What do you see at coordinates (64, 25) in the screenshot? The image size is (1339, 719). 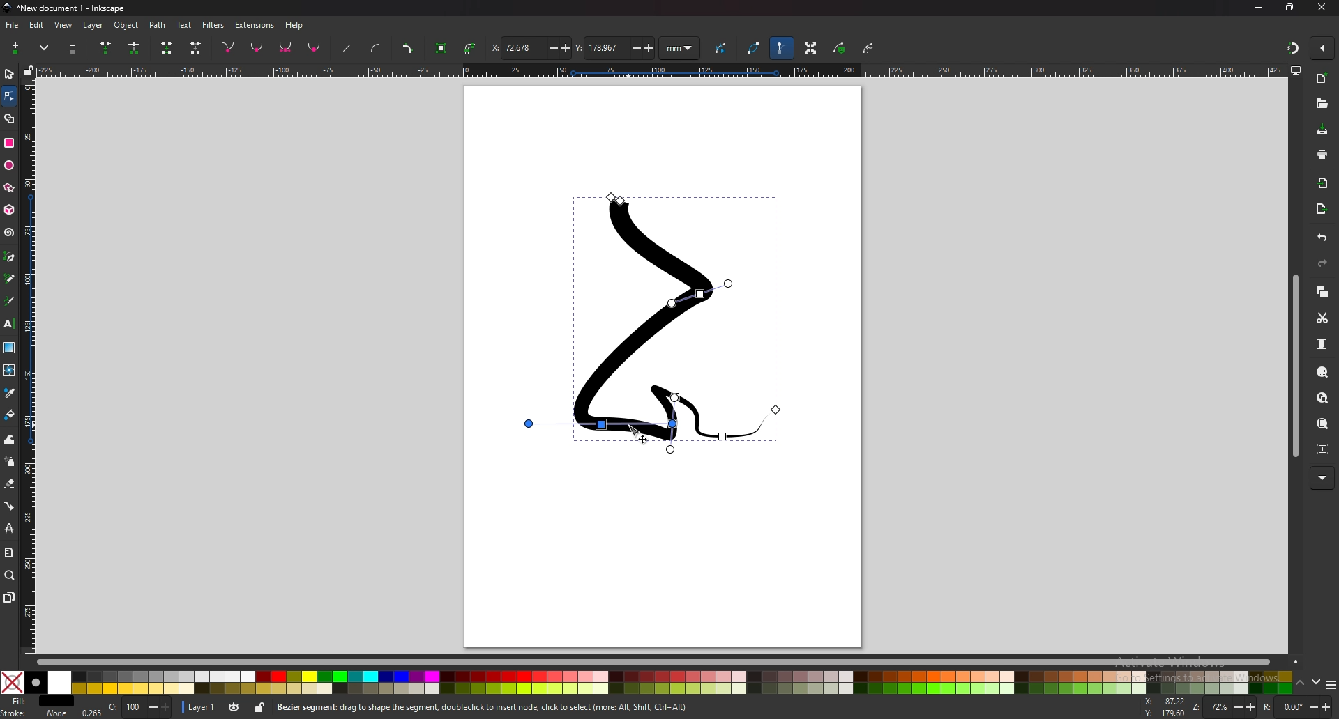 I see `view` at bounding box center [64, 25].